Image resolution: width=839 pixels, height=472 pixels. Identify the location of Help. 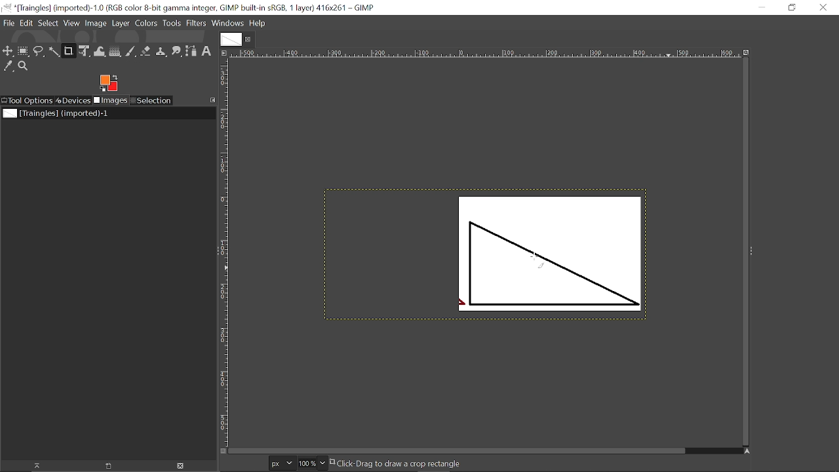
(257, 23).